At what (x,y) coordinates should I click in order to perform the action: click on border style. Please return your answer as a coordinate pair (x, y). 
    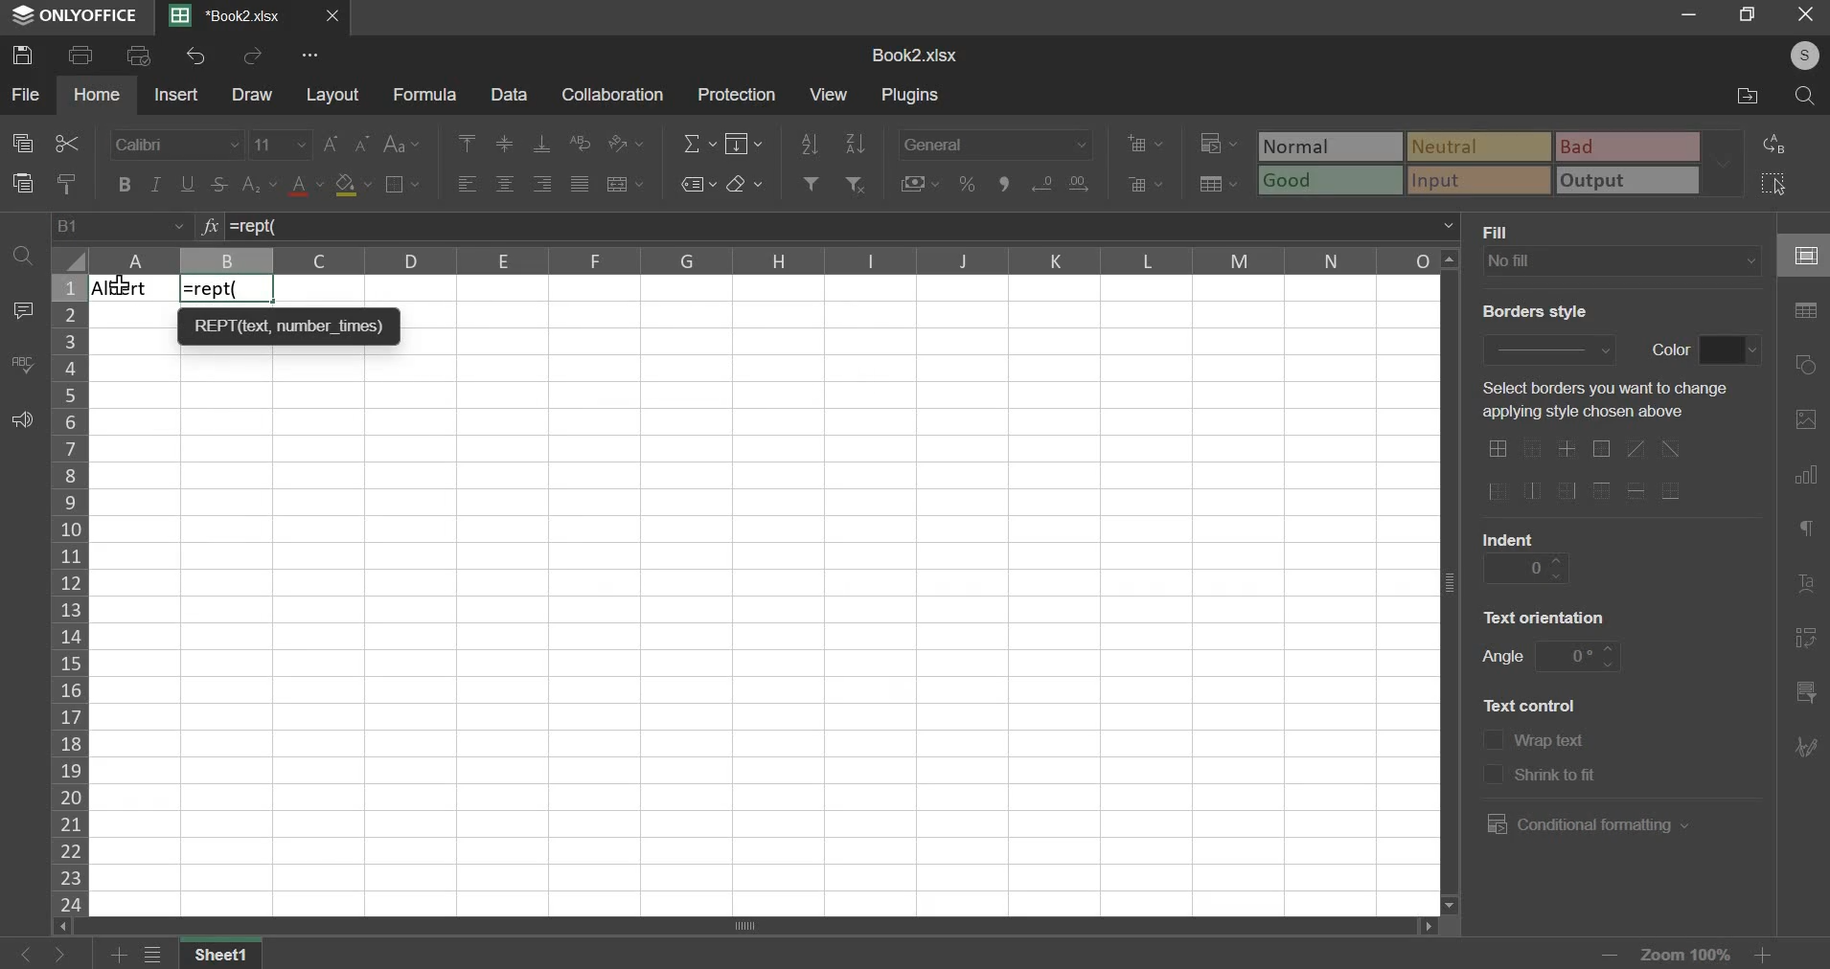
    Looking at the image, I should click on (1557, 351).